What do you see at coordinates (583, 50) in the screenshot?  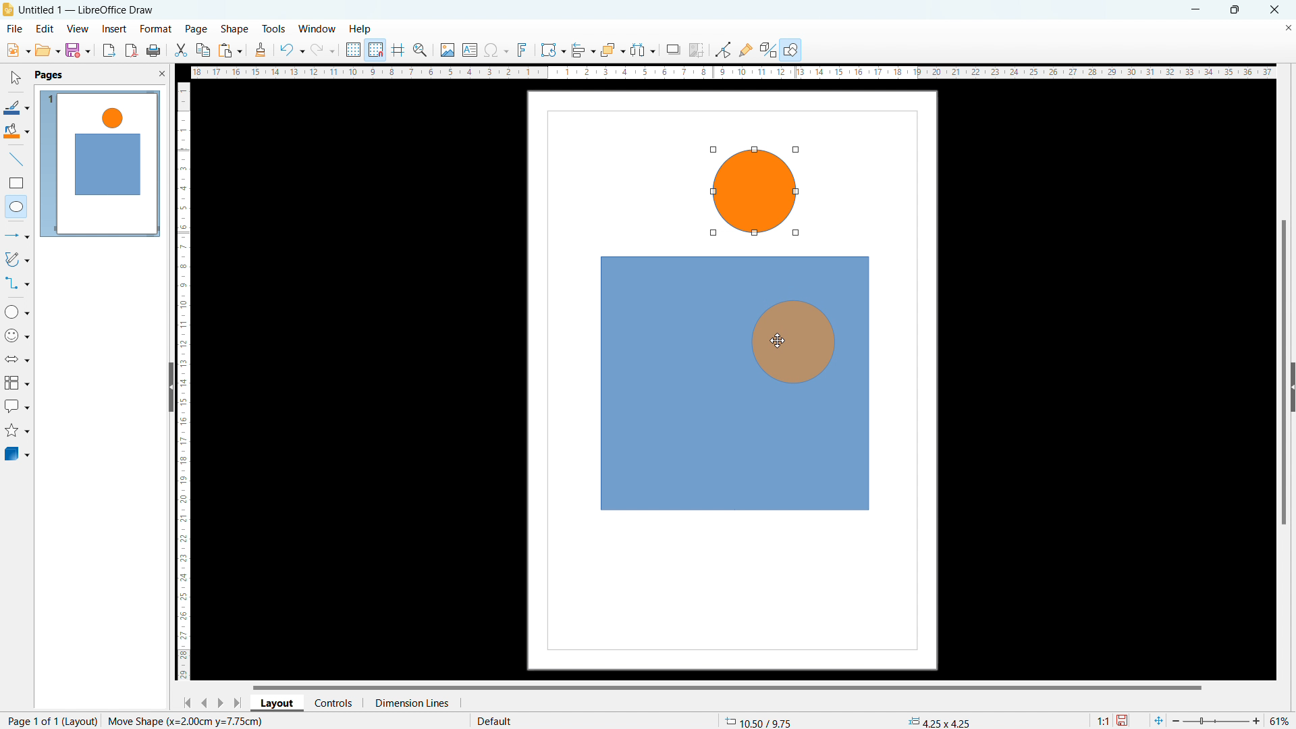 I see `align object` at bounding box center [583, 50].